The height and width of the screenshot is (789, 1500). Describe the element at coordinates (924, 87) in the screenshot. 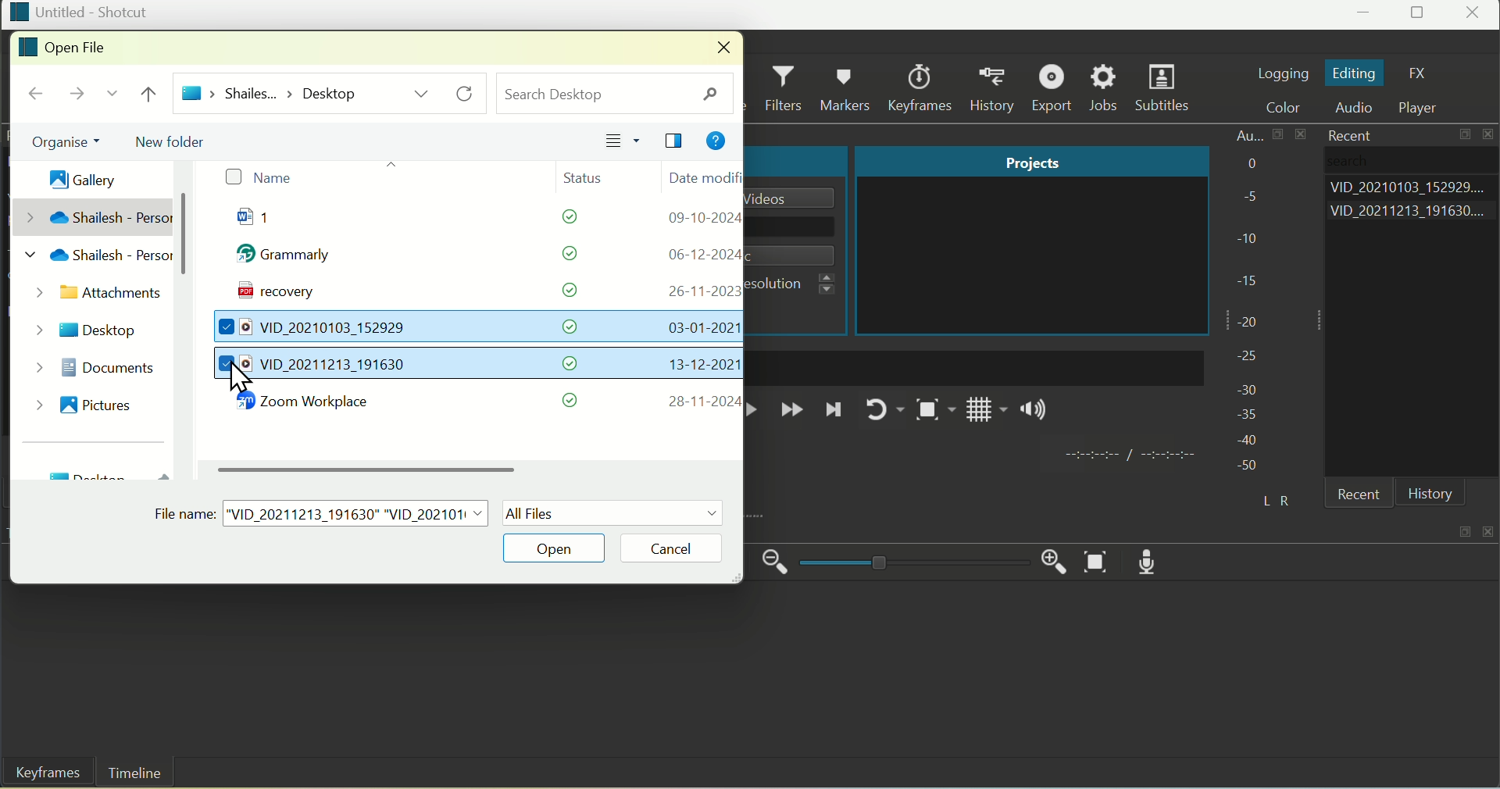

I see `Keyframes` at that location.